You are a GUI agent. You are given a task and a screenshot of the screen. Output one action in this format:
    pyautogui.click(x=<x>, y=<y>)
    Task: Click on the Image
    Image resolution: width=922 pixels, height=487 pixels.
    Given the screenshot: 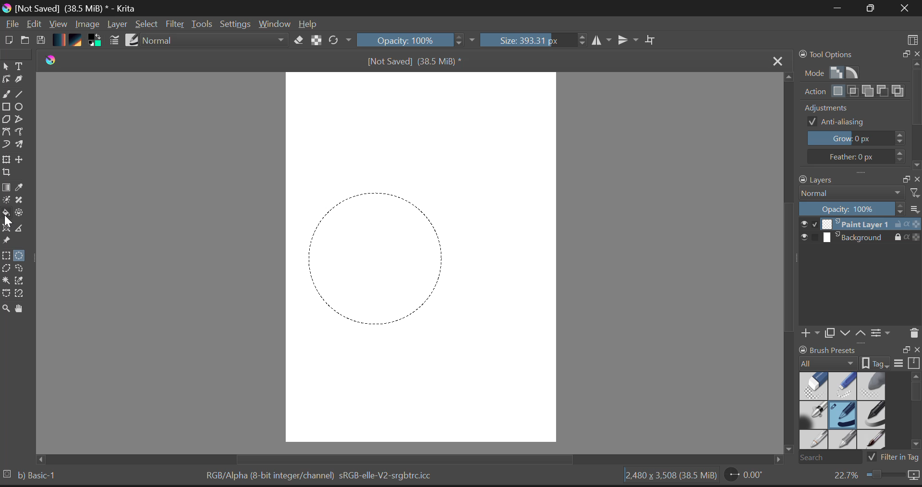 What is the action you would take?
    pyautogui.click(x=87, y=24)
    